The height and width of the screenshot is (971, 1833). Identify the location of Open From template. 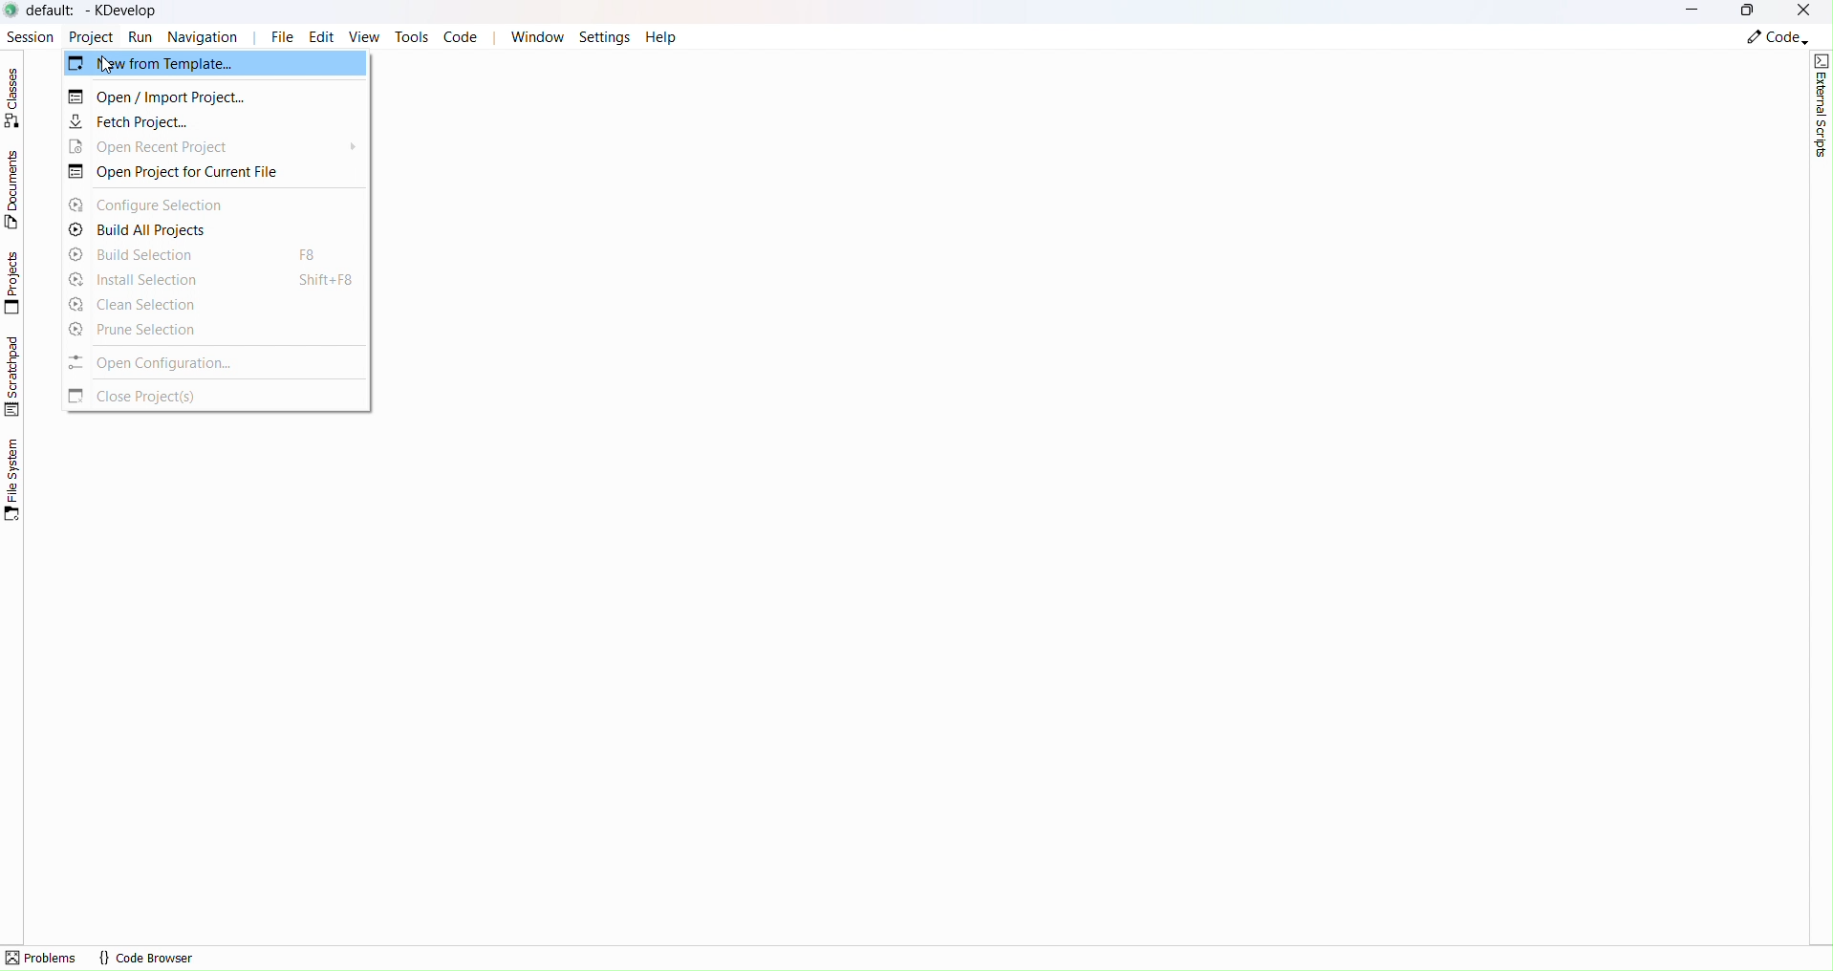
(215, 63).